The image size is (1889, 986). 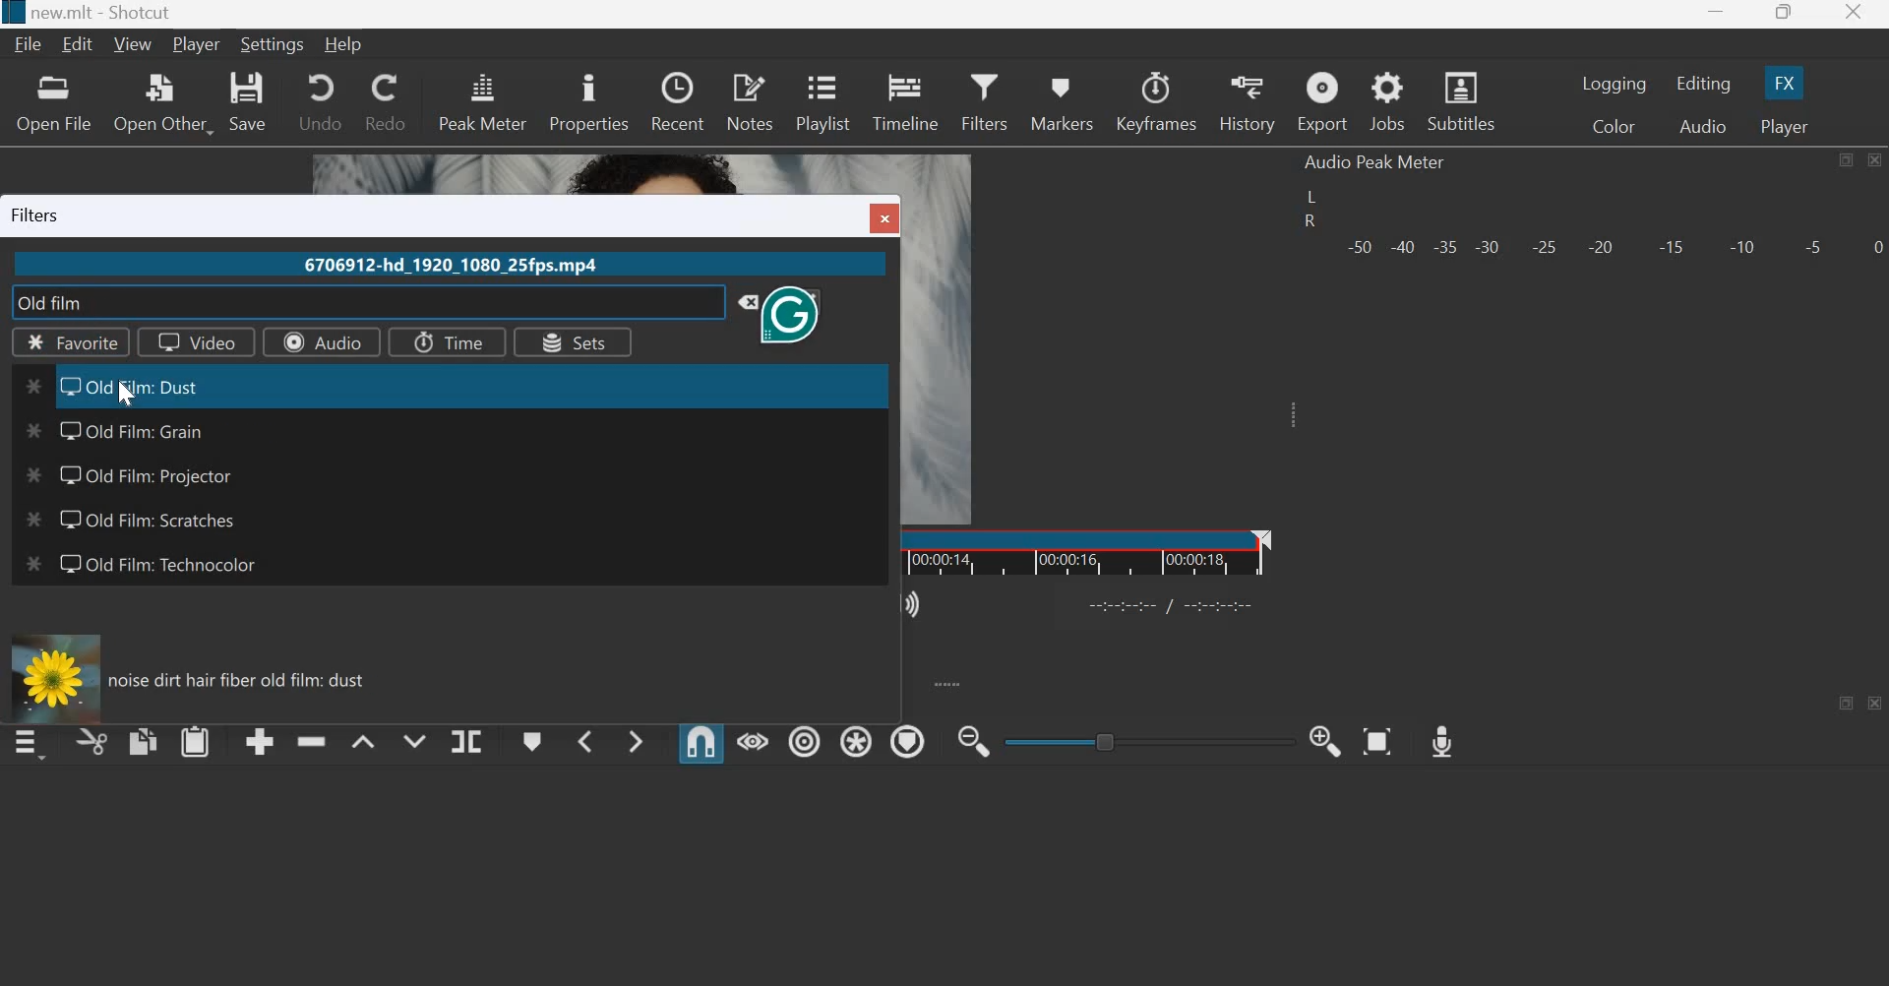 What do you see at coordinates (133, 387) in the screenshot?
I see `Old film: Dust` at bounding box center [133, 387].